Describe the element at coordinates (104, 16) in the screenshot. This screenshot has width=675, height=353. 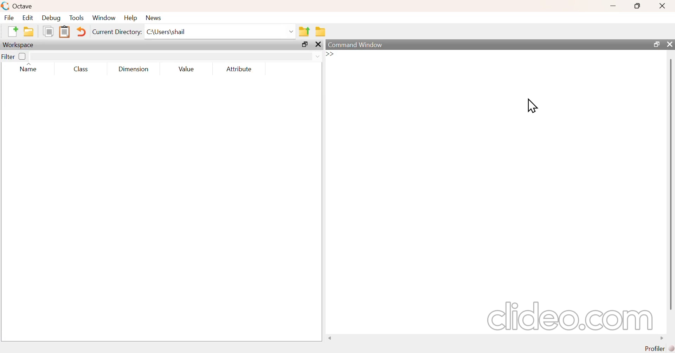
I see `window` at that location.